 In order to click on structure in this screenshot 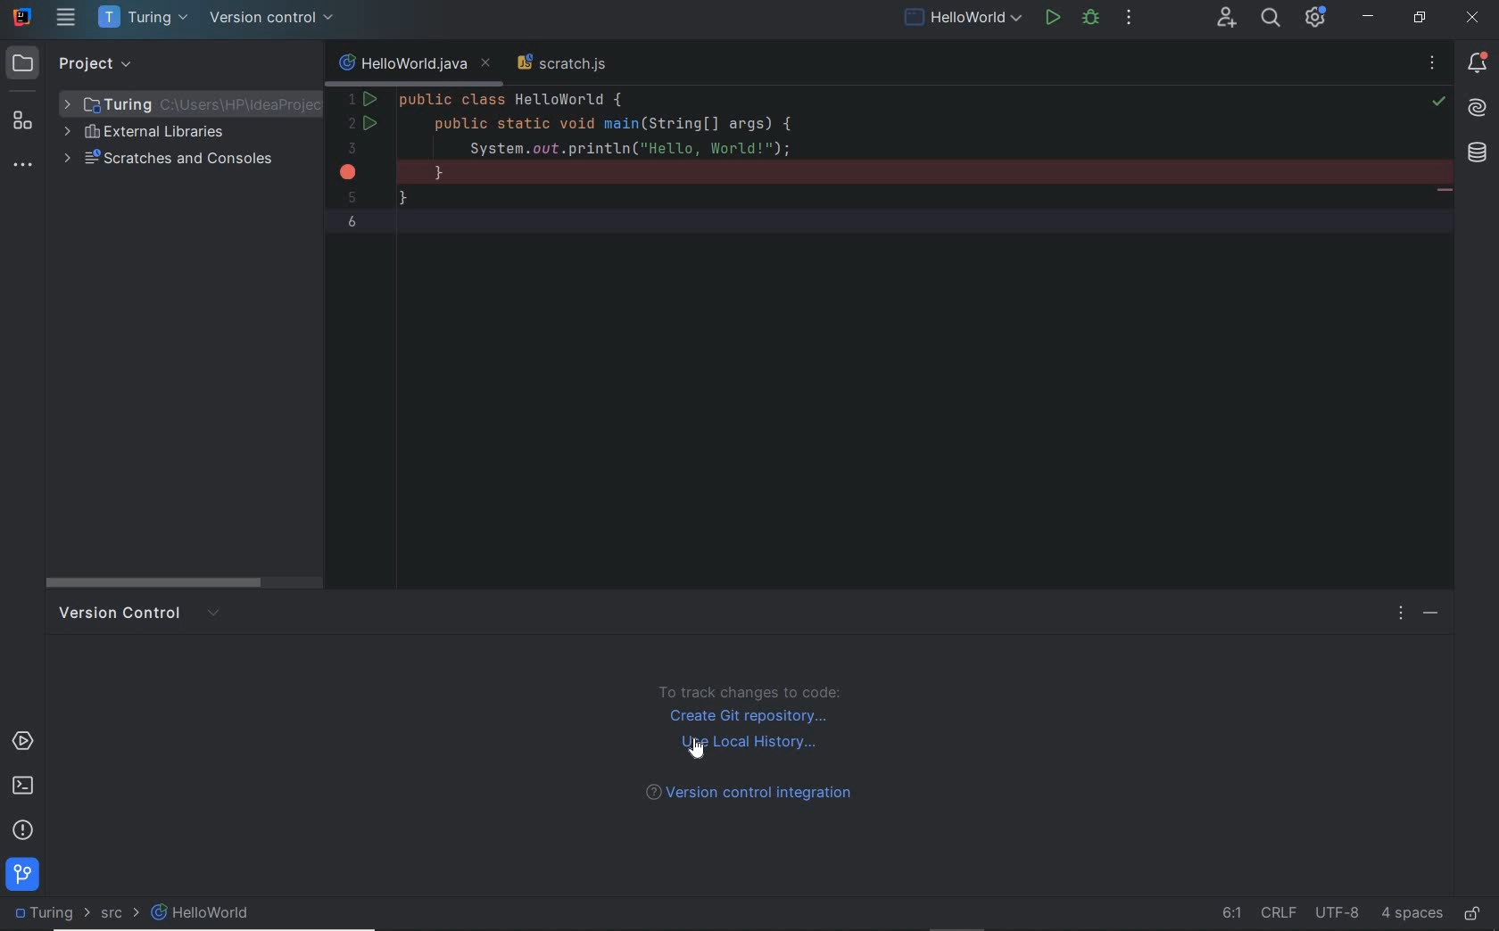, I will do `click(21, 121)`.